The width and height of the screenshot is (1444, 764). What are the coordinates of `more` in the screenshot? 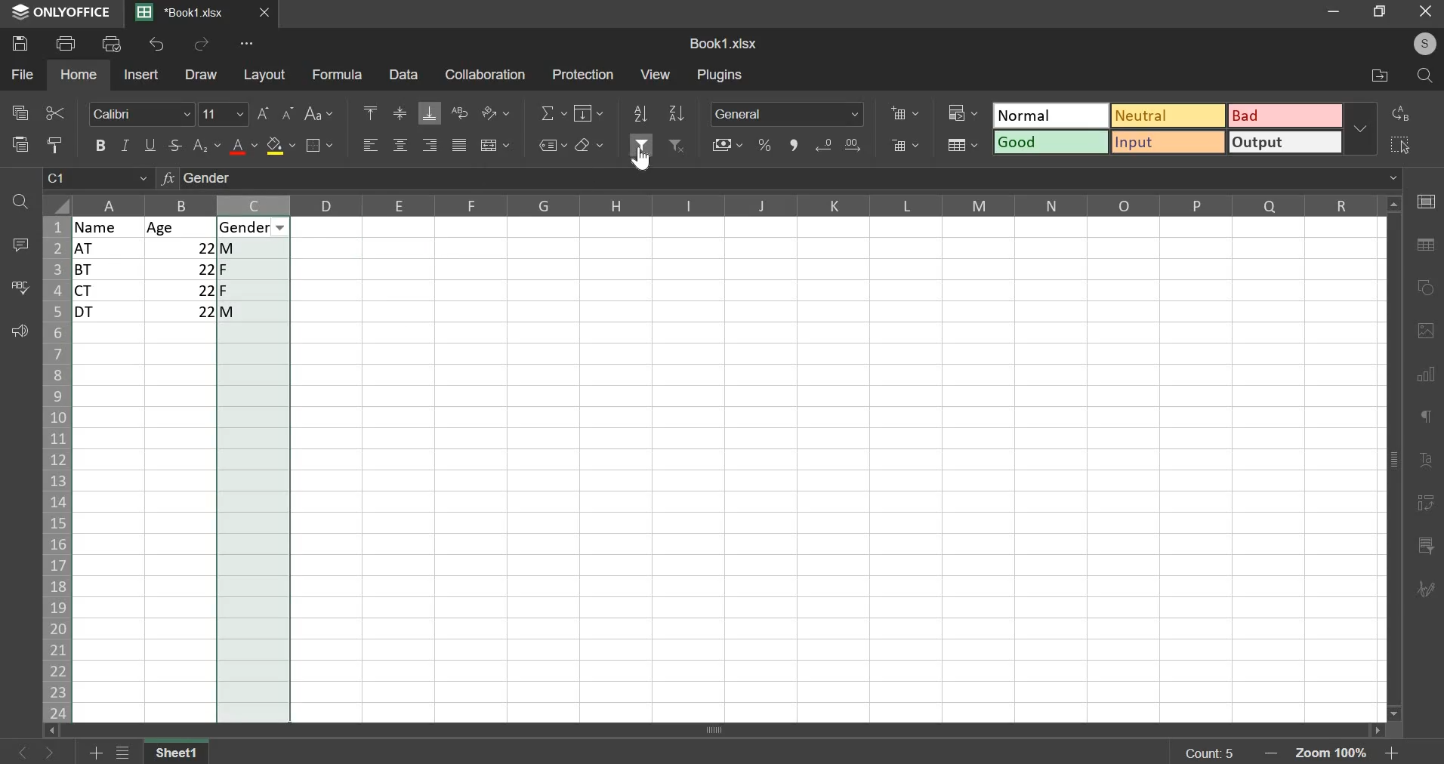 It's located at (242, 46).